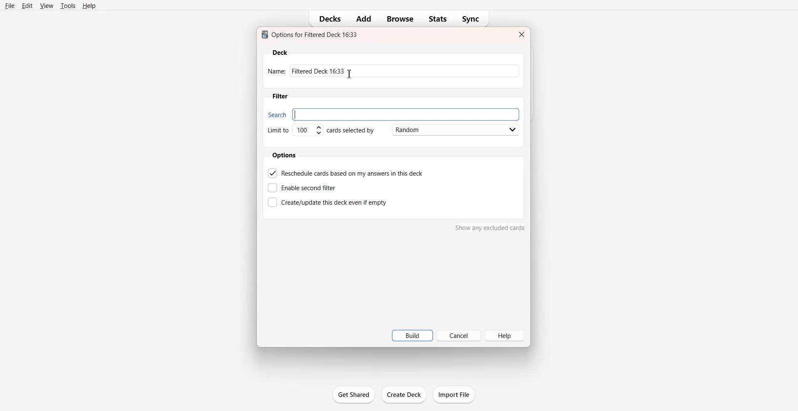 Image resolution: width=798 pixels, height=411 pixels. Describe the element at coordinates (47, 5) in the screenshot. I see `View` at that location.